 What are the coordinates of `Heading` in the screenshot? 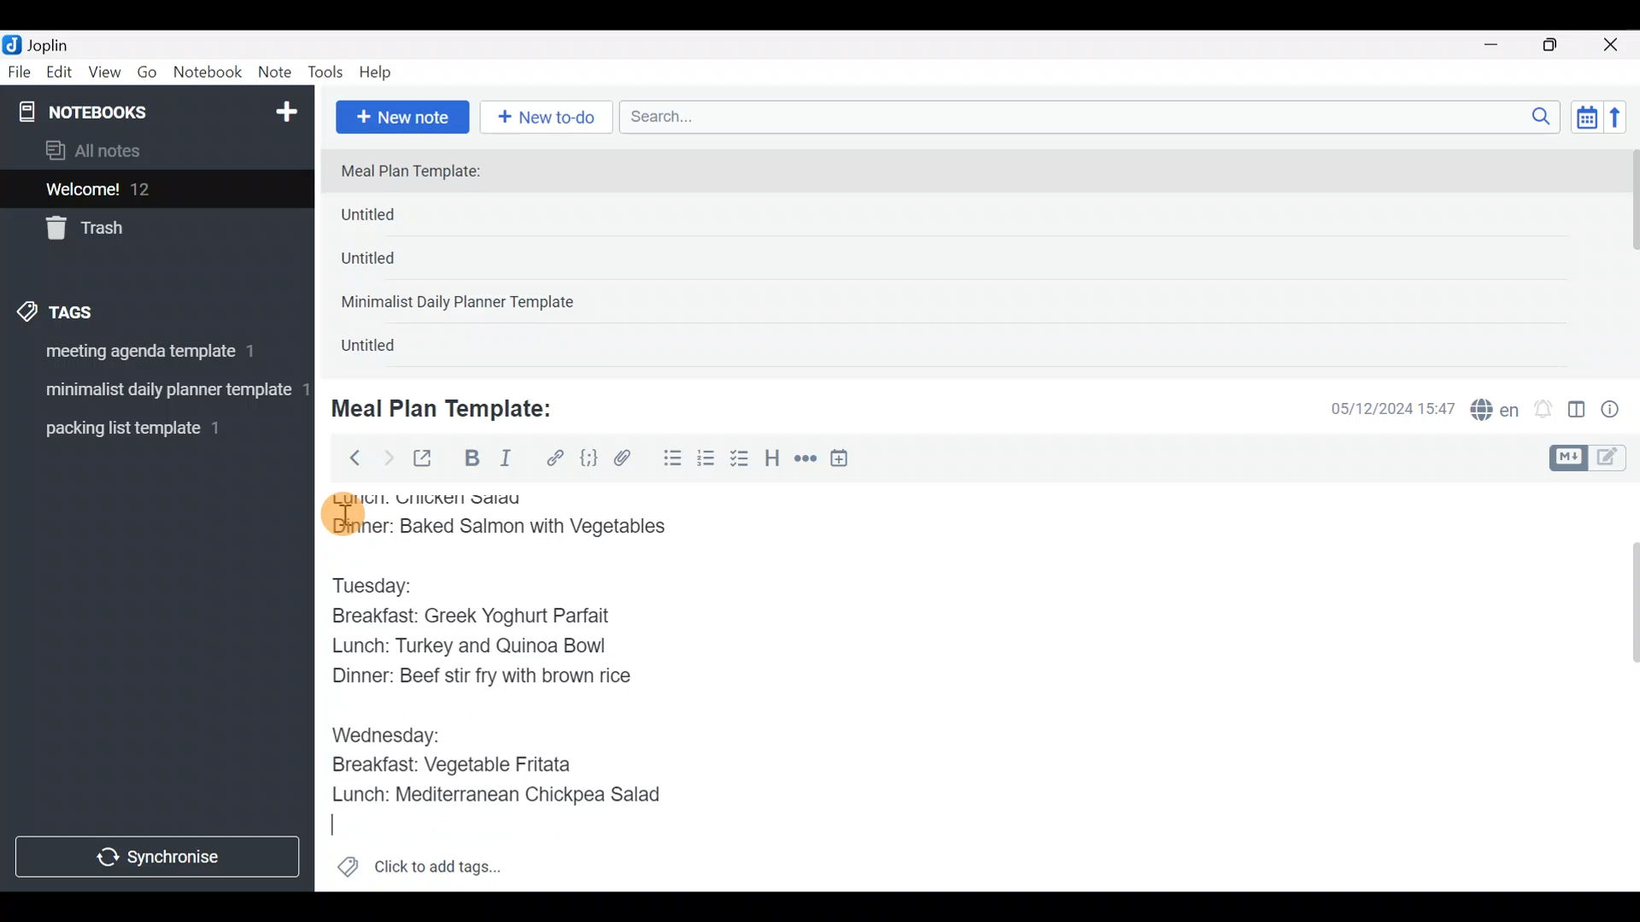 It's located at (773, 461).